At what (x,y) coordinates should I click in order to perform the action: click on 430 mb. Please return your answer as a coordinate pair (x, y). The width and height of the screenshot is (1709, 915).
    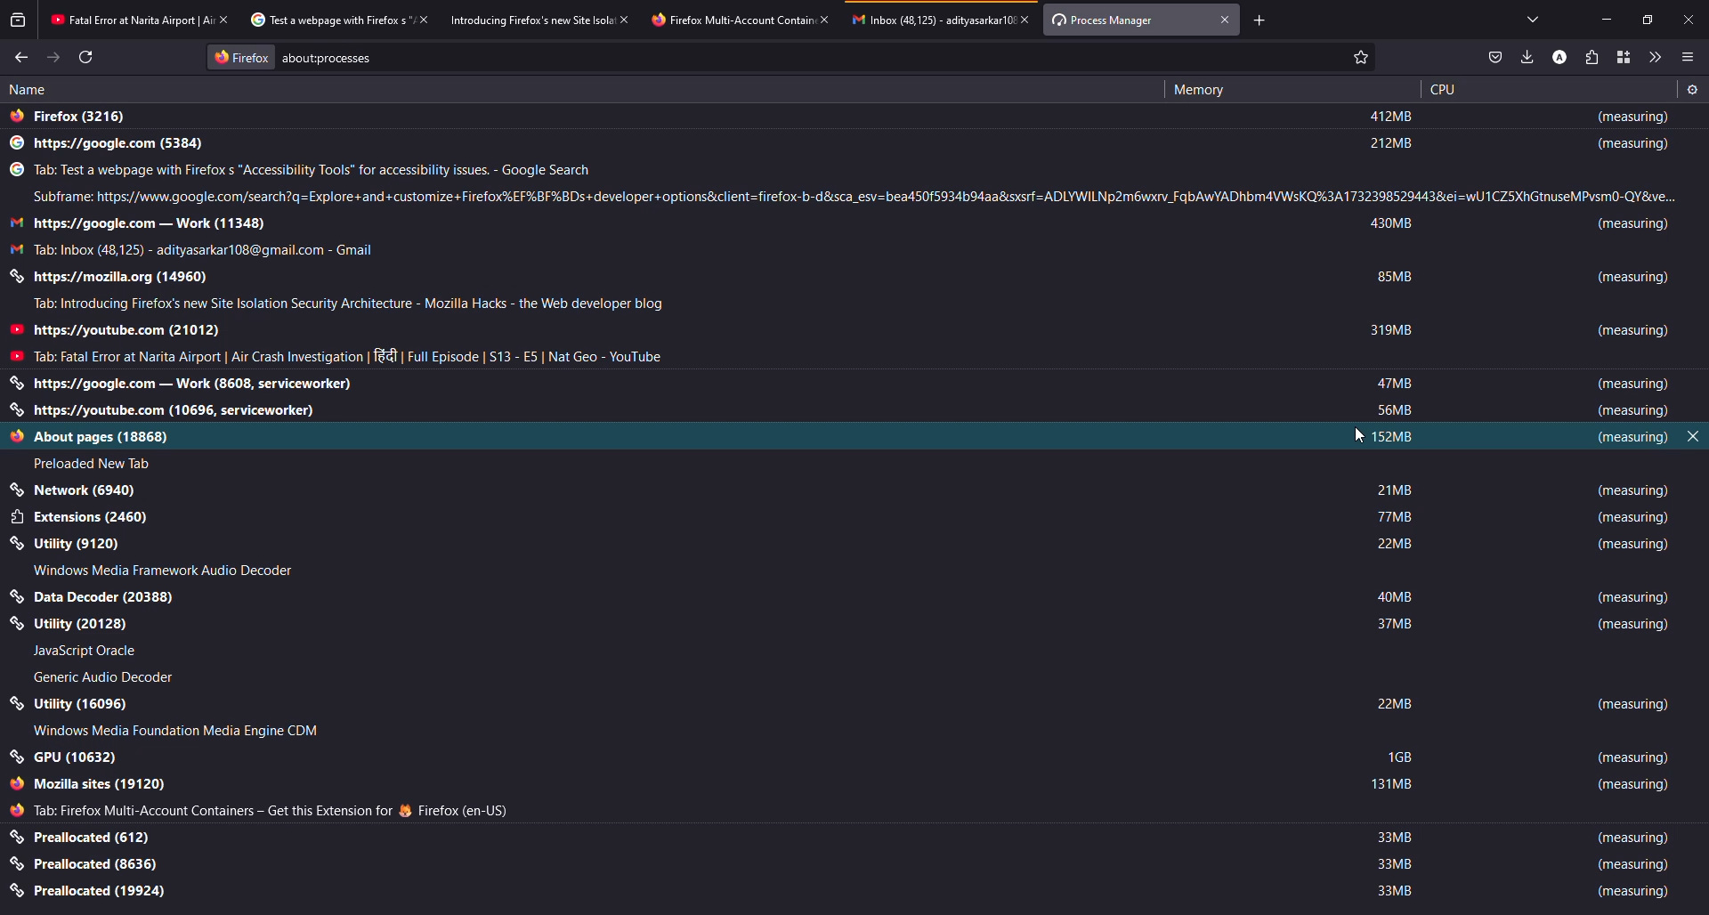
    Looking at the image, I should click on (1392, 223).